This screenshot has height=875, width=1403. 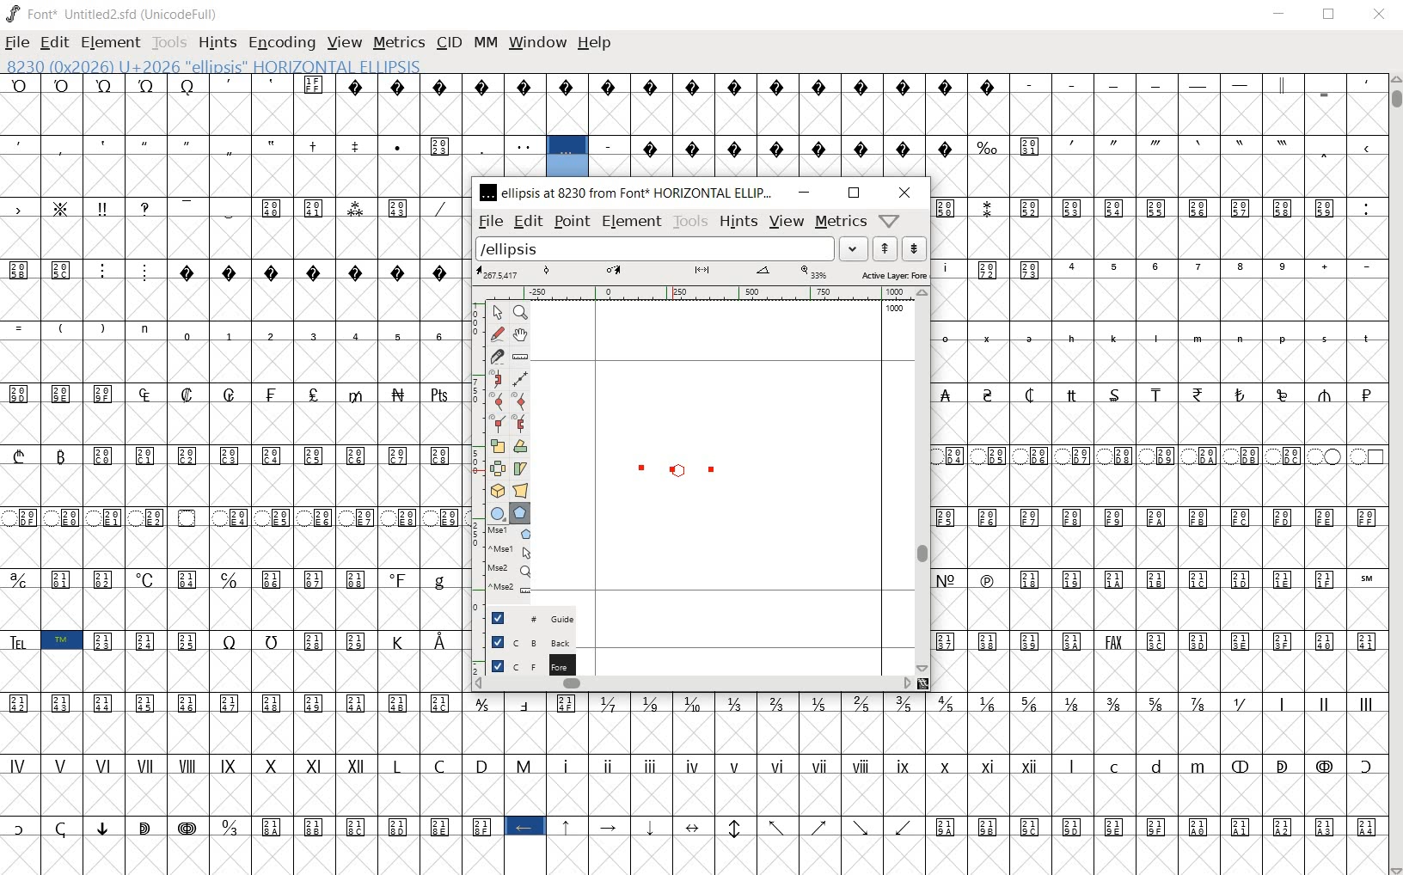 I want to click on tools, so click(x=691, y=221).